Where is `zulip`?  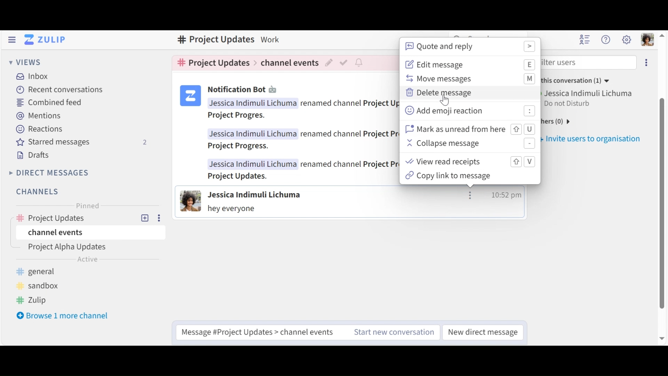
zulip is located at coordinates (33, 299).